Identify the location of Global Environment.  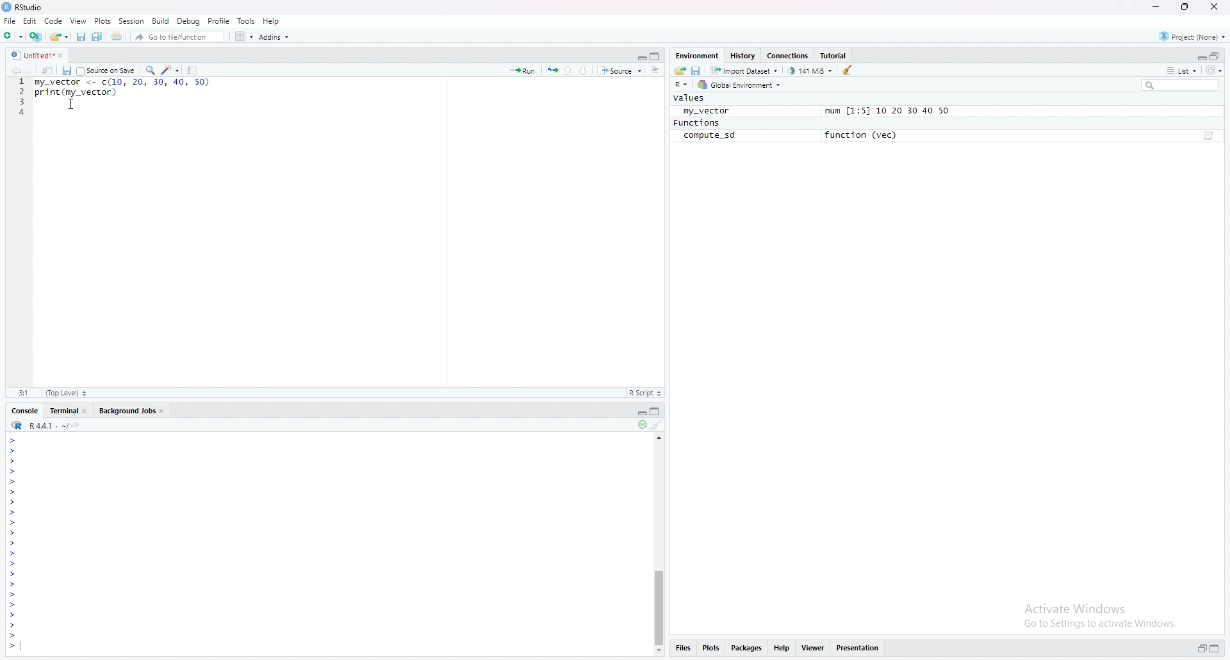
(739, 85).